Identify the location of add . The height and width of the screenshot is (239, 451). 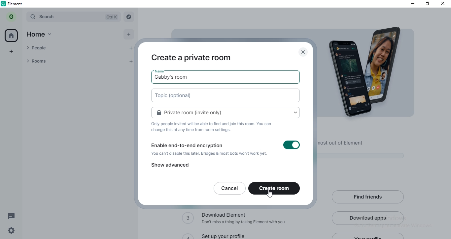
(130, 35).